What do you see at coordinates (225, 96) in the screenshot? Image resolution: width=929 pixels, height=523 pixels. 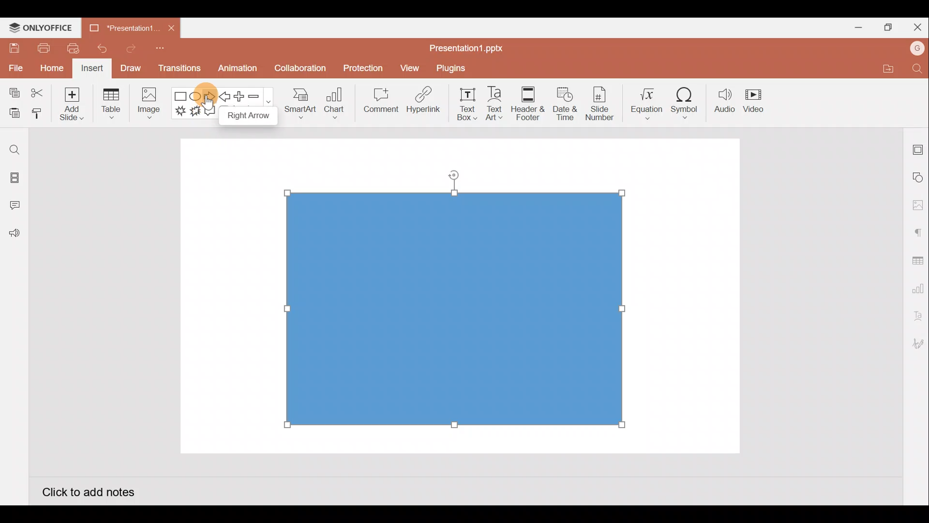 I see `Left arrow` at bounding box center [225, 96].